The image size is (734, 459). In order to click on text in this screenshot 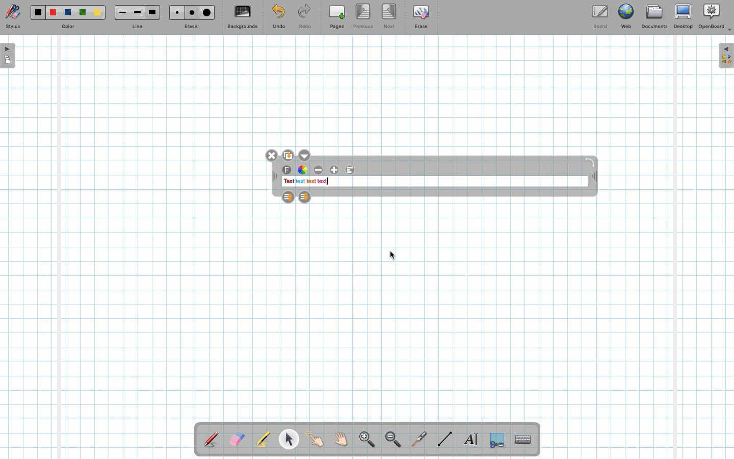, I will do `click(323, 182)`.